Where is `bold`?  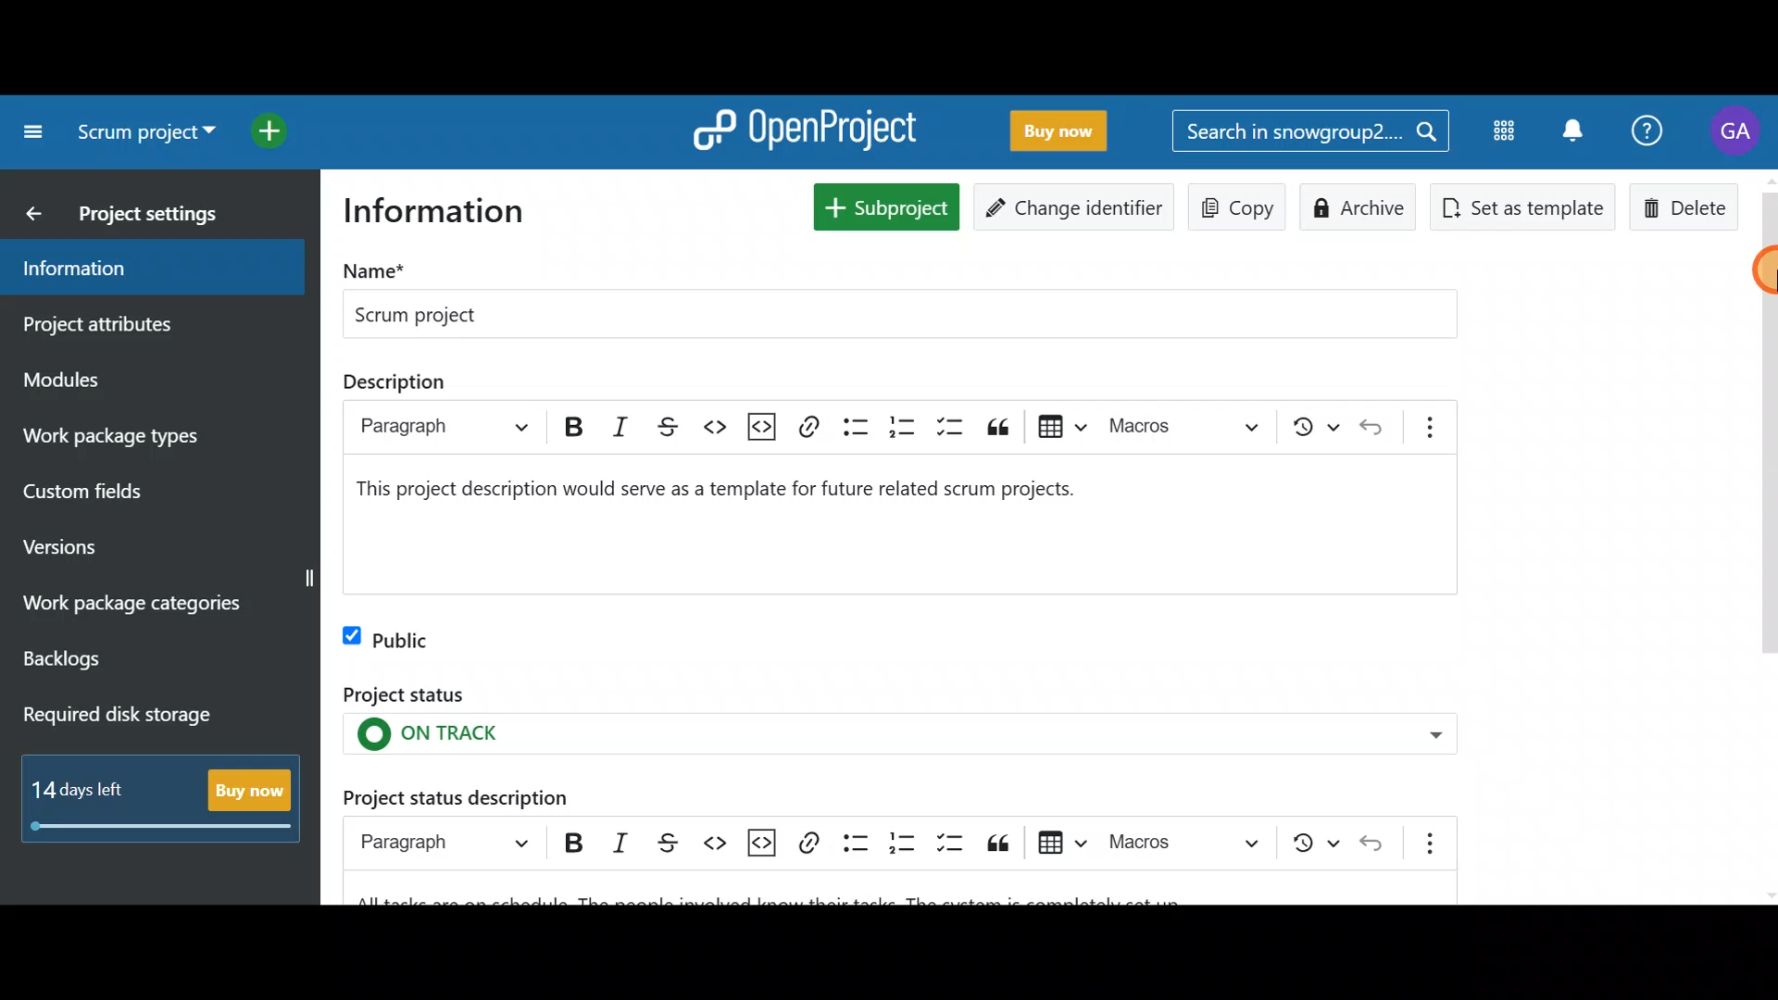 bold is located at coordinates (574, 426).